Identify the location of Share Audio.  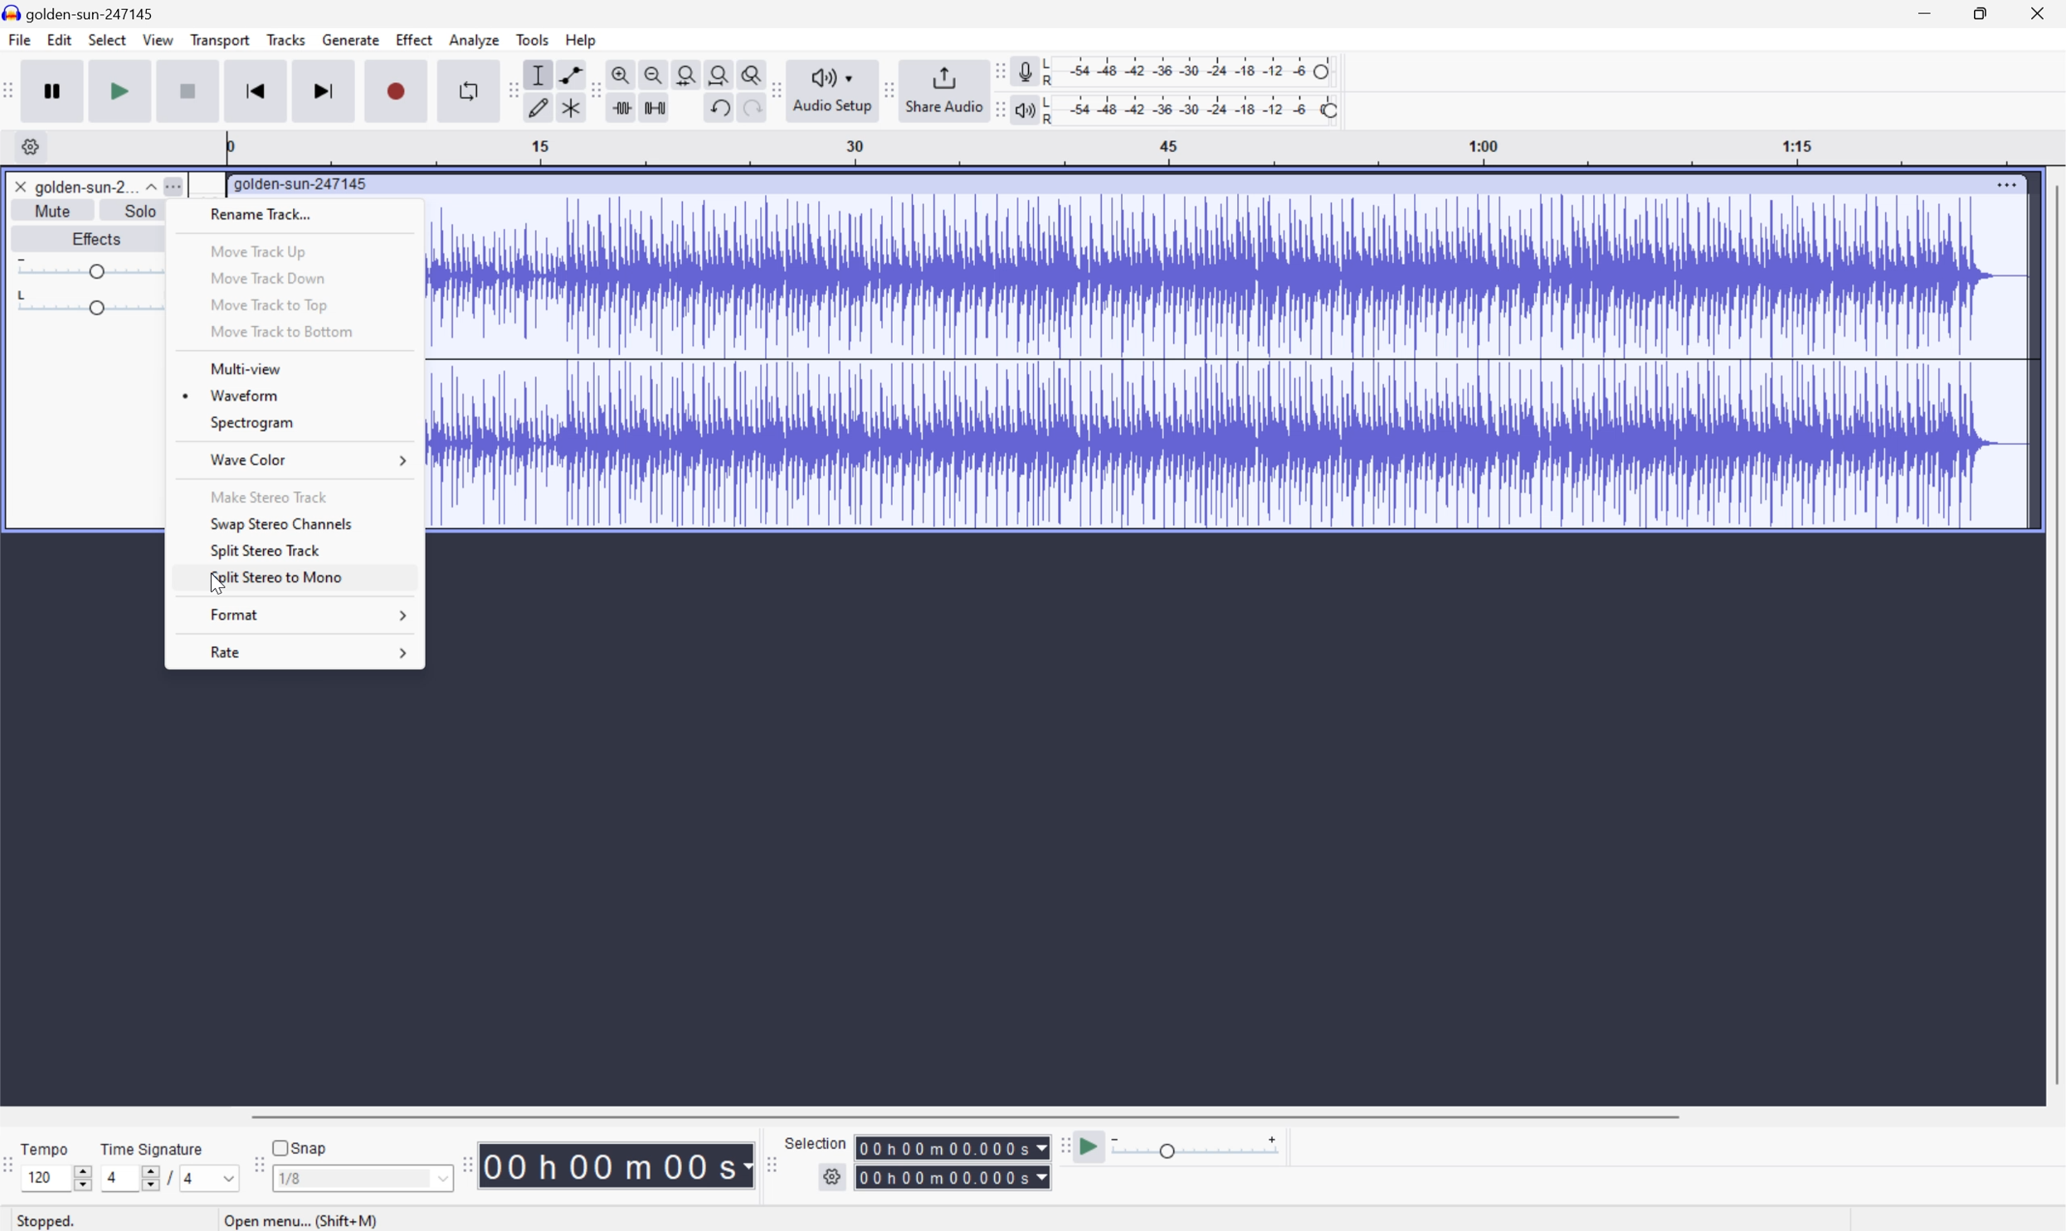
(939, 87).